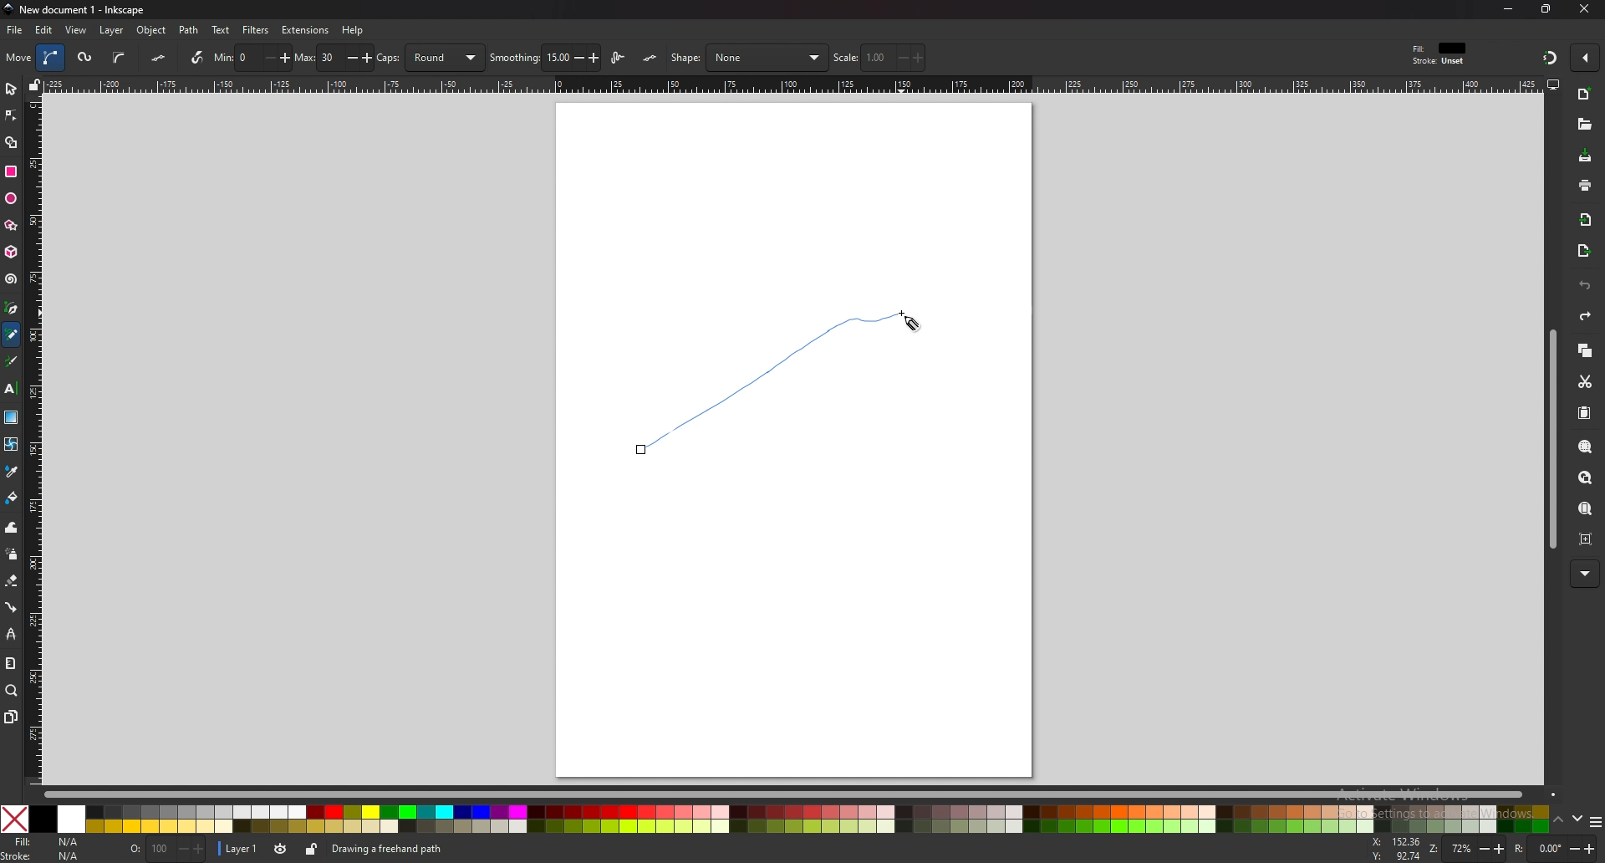 Image resolution: width=1605 pixels, height=863 pixels. I want to click on undo, so click(1585, 287).